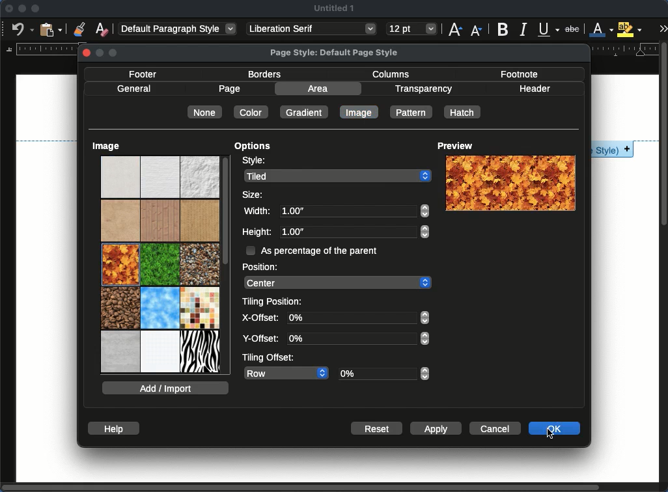 This screenshot has height=492, width=668. What do you see at coordinates (262, 319) in the screenshot?
I see `x-offset:` at bounding box center [262, 319].